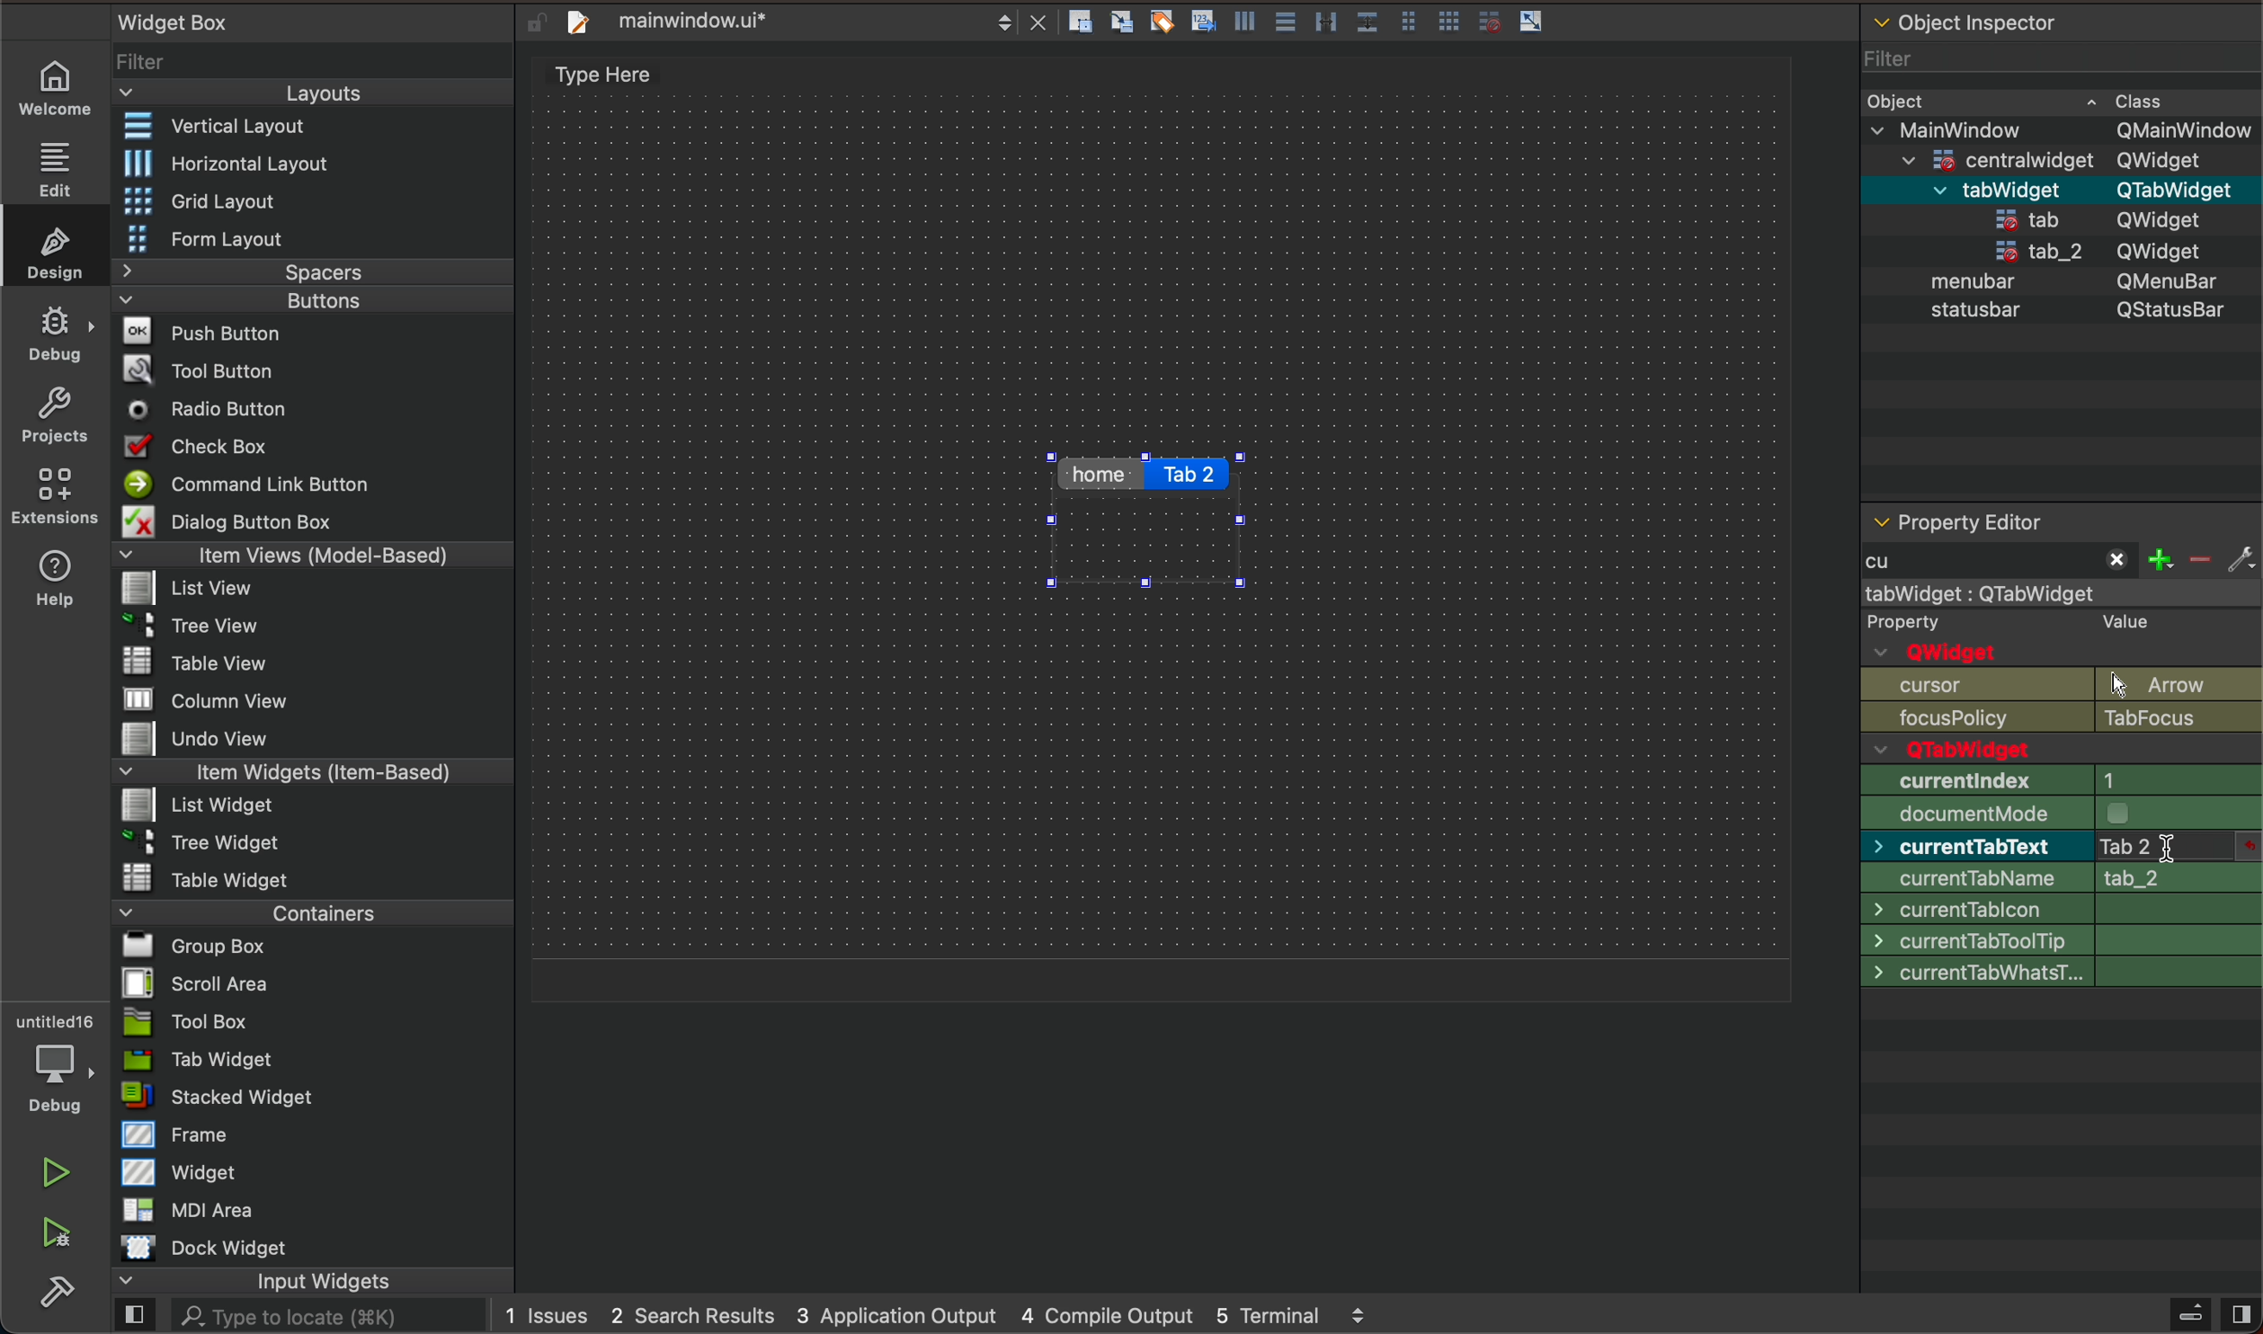  What do you see at coordinates (213, 1018) in the screenshot?
I see `Tool Box` at bounding box center [213, 1018].